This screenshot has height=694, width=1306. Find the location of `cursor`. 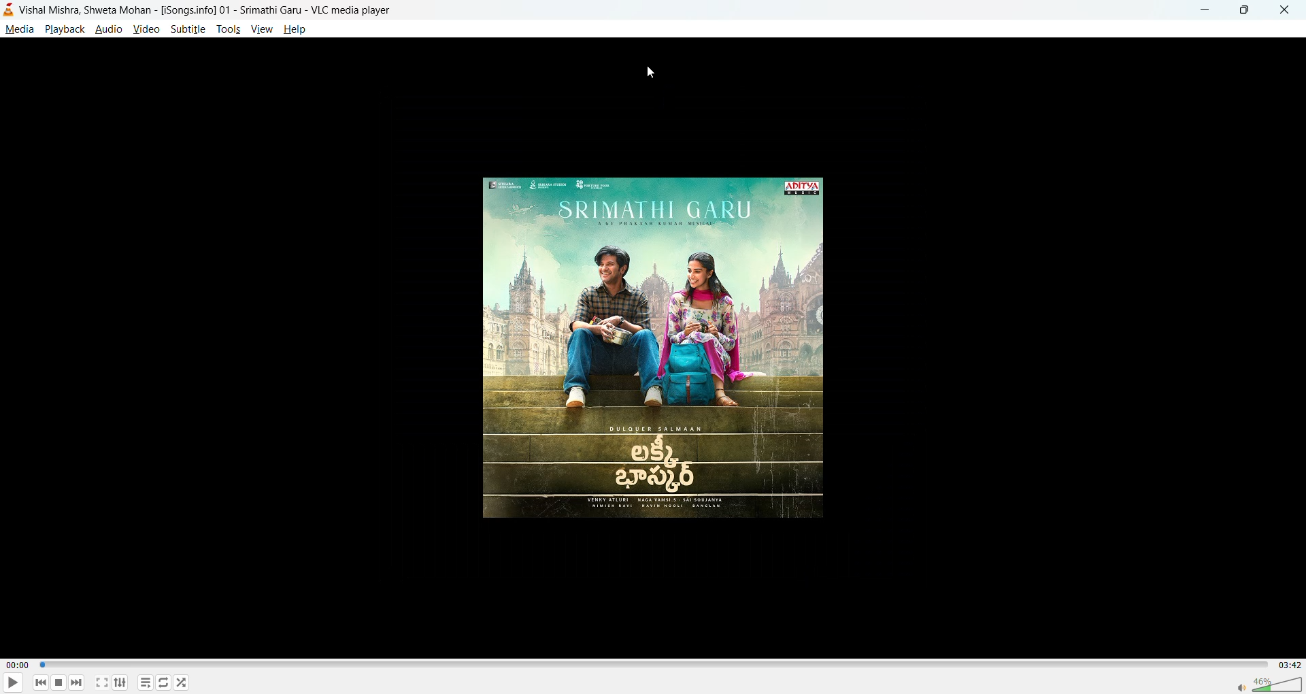

cursor is located at coordinates (650, 74).